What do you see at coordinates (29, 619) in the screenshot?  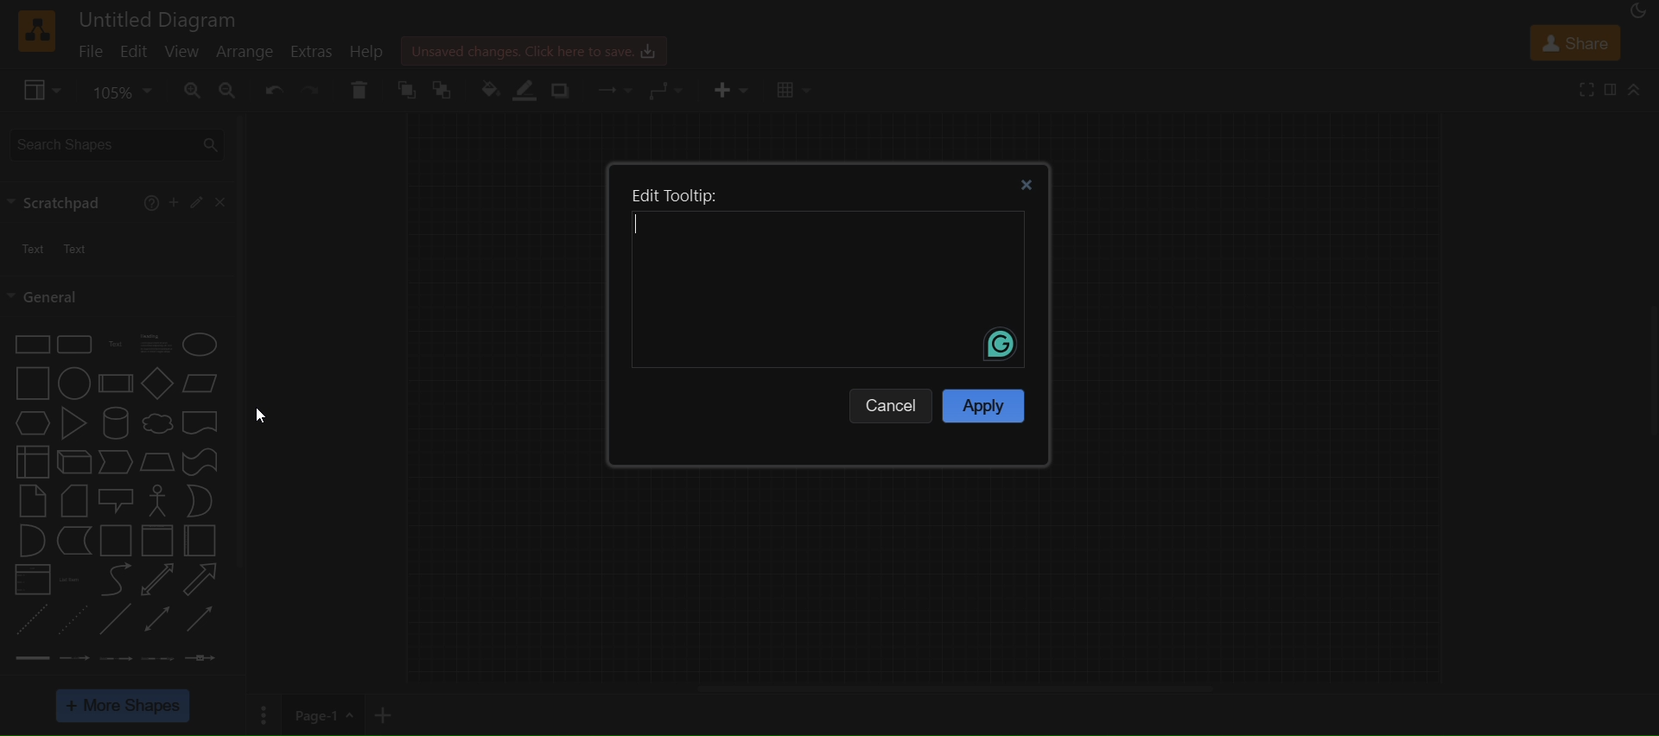 I see `dashed line` at bounding box center [29, 619].